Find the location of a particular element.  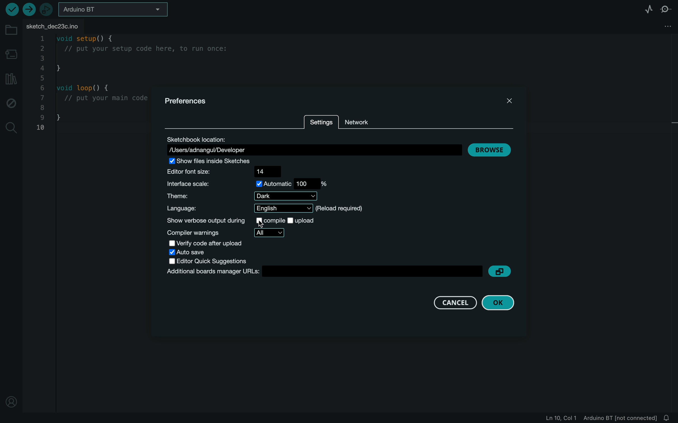

file setting is located at coordinates (666, 26).